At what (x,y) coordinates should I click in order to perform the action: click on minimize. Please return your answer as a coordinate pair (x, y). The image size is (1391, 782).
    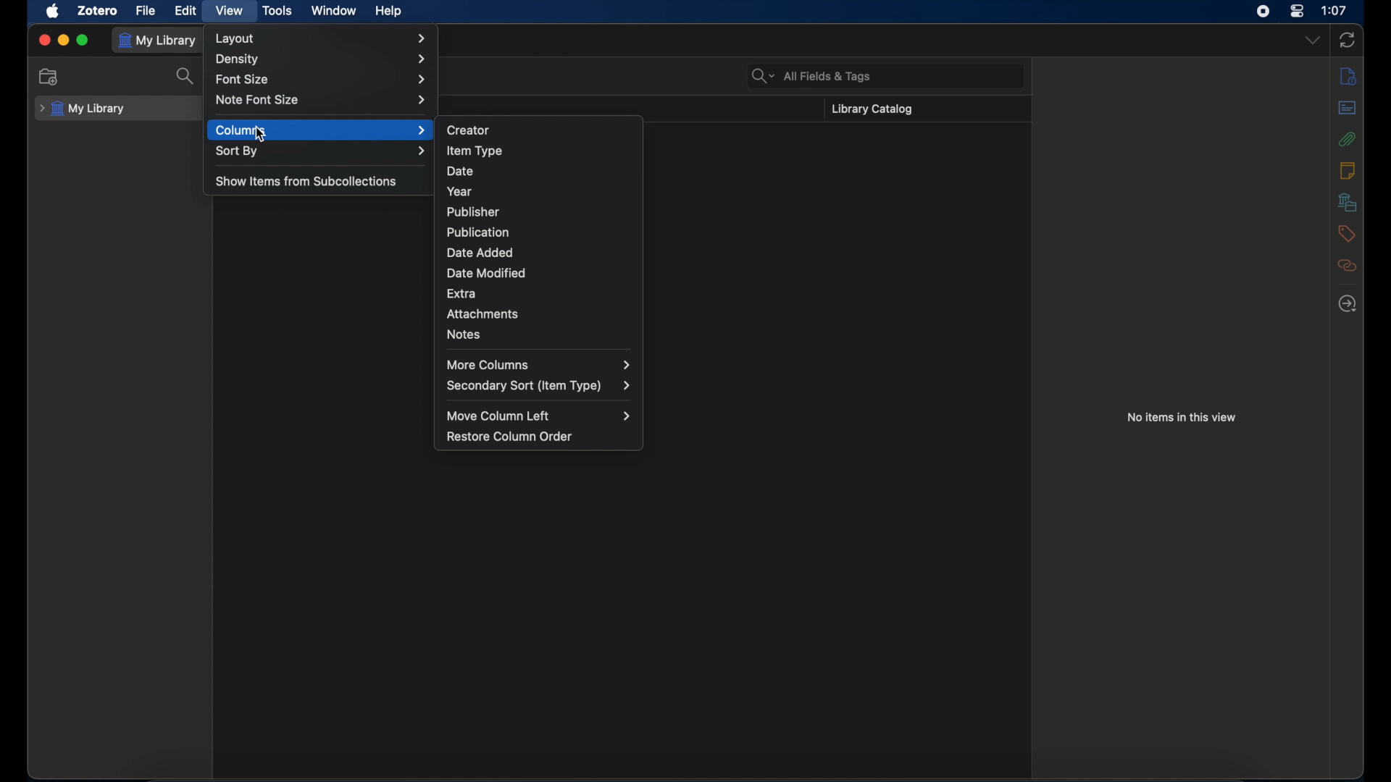
    Looking at the image, I should click on (62, 40).